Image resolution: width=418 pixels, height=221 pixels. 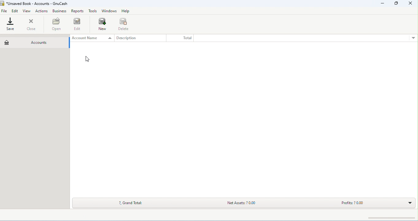 What do you see at coordinates (57, 24) in the screenshot?
I see `open` at bounding box center [57, 24].